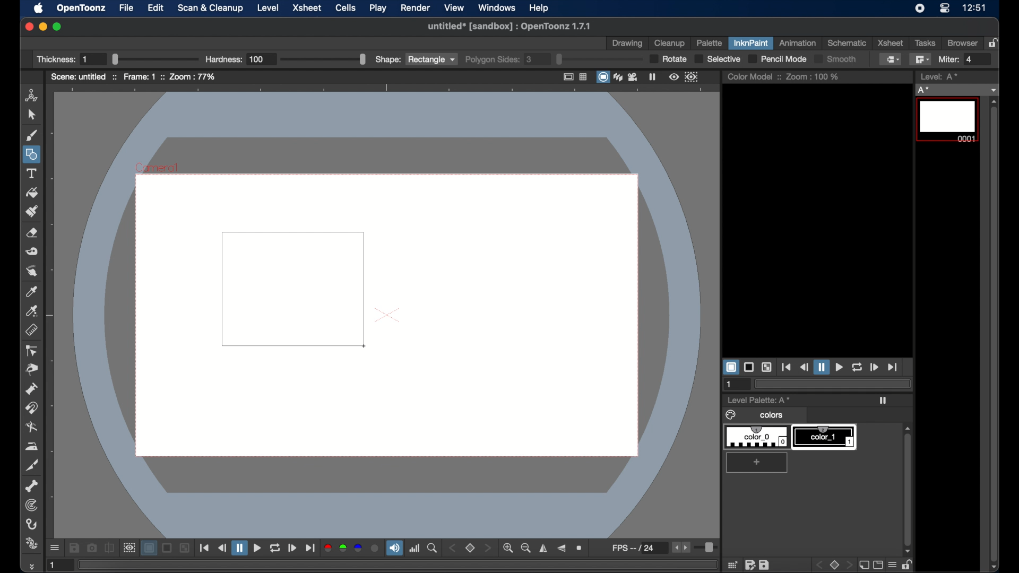 Image resolution: width=1019 pixels, height=573 pixels. Describe the element at coordinates (31, 408) in the screenshot. I see `magnet tool` at that location.